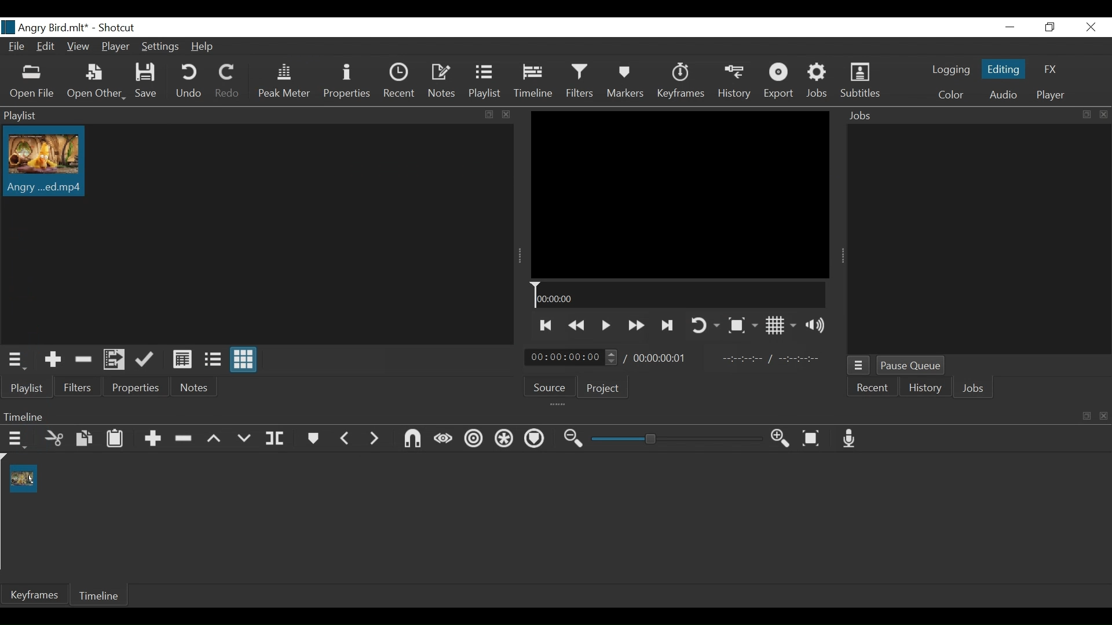 This screenshot has width=1112, height=625. What do you see at coordinates (244, 360) in the screenshot?
I see `View as icons` at bounding box center [244, 360].